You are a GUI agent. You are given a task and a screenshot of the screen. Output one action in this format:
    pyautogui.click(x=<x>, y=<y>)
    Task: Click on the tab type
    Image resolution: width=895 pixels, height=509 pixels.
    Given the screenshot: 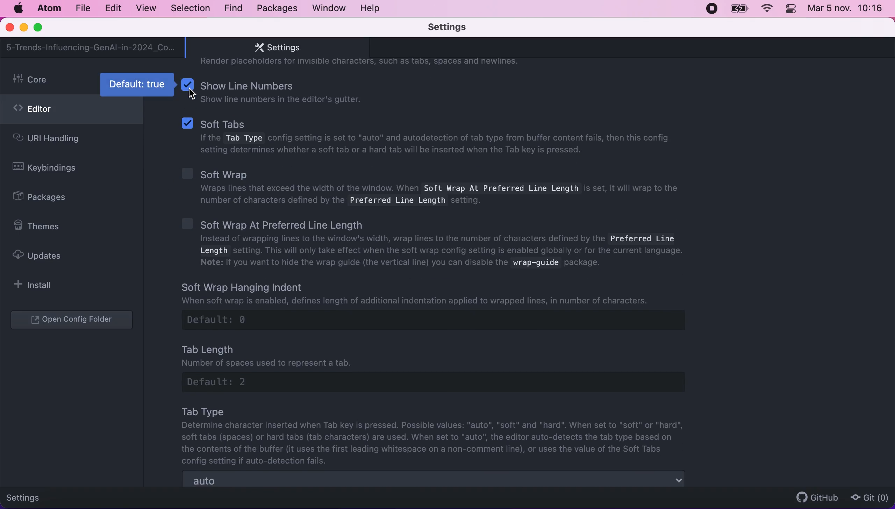 What is the action you would take?
    pyautogui.click(x=436, y=435)
    